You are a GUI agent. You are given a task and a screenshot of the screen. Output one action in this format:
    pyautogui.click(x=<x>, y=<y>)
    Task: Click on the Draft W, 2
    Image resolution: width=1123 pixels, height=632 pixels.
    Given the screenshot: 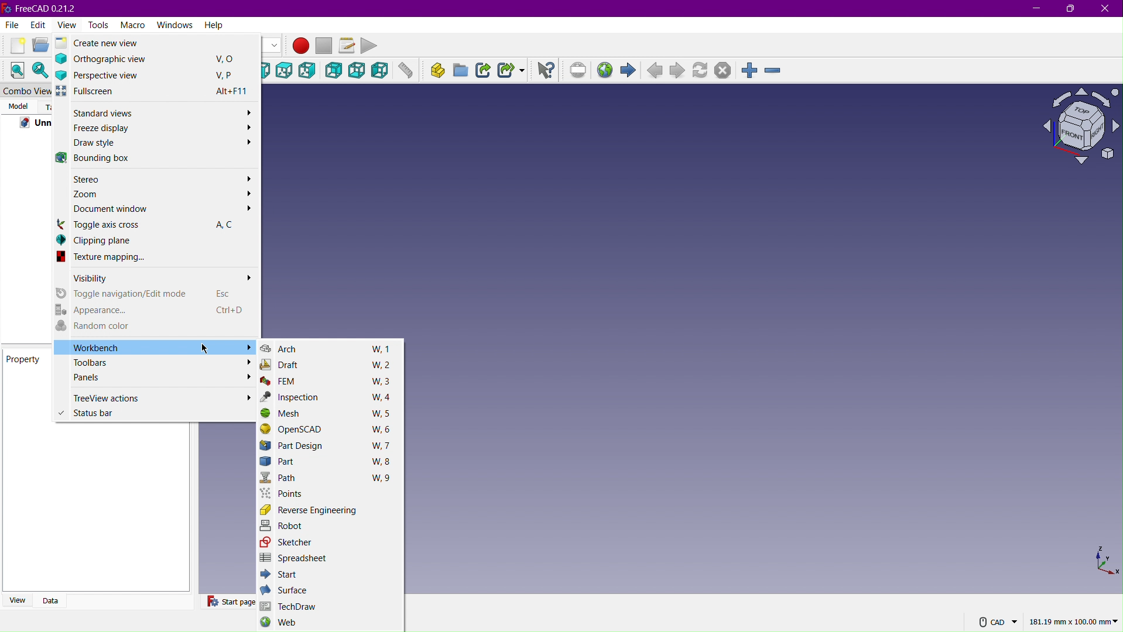 What is the action you would take?
    pyautogui.click(x=332, y=365)
    